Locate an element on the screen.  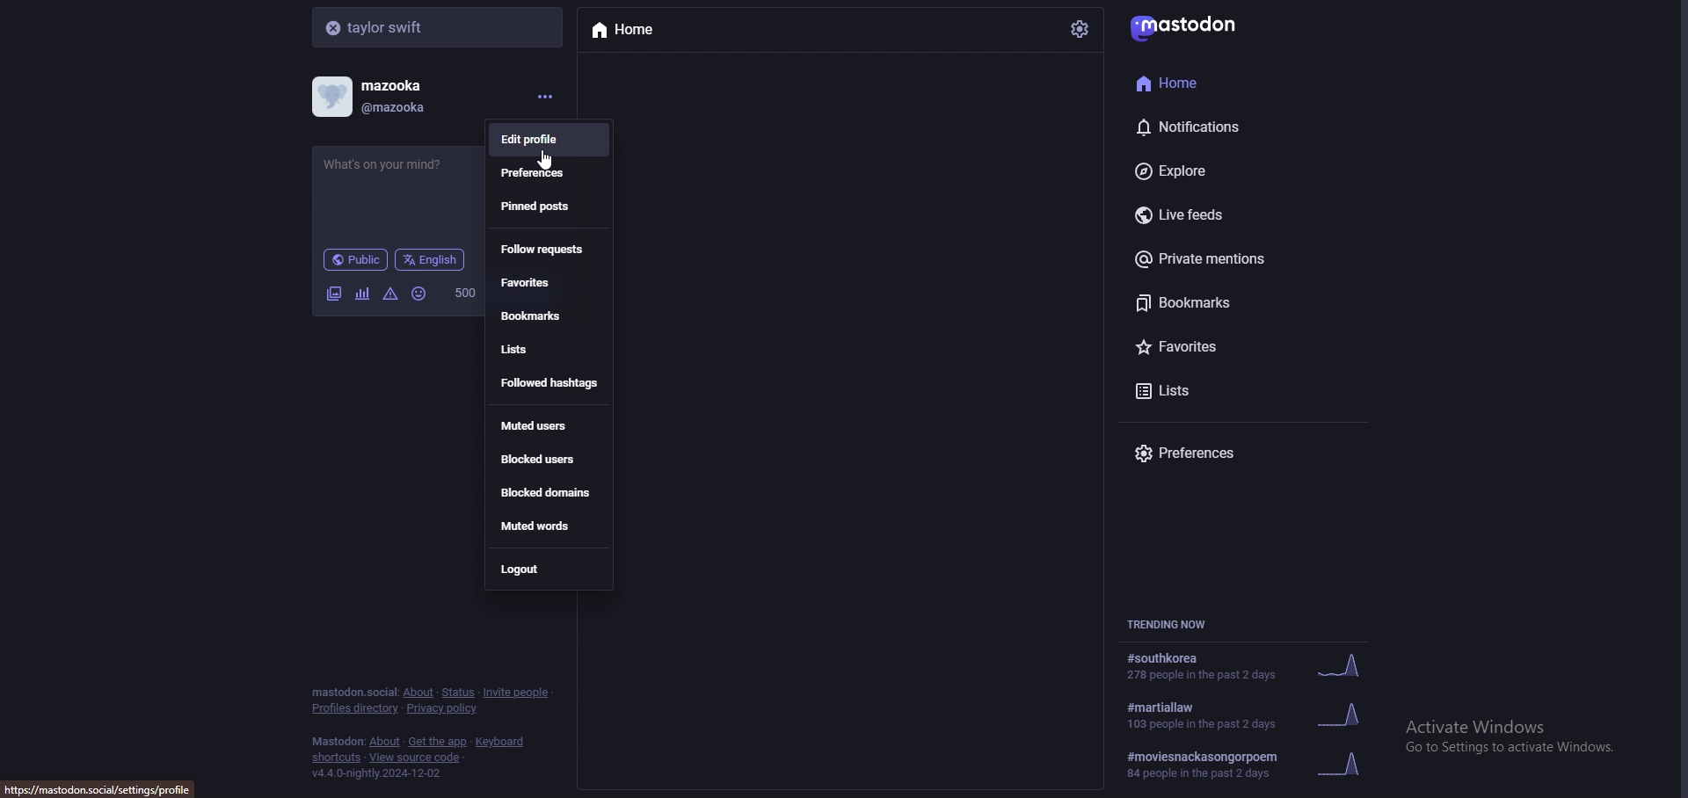
home is located at coordinates (1215, 83).